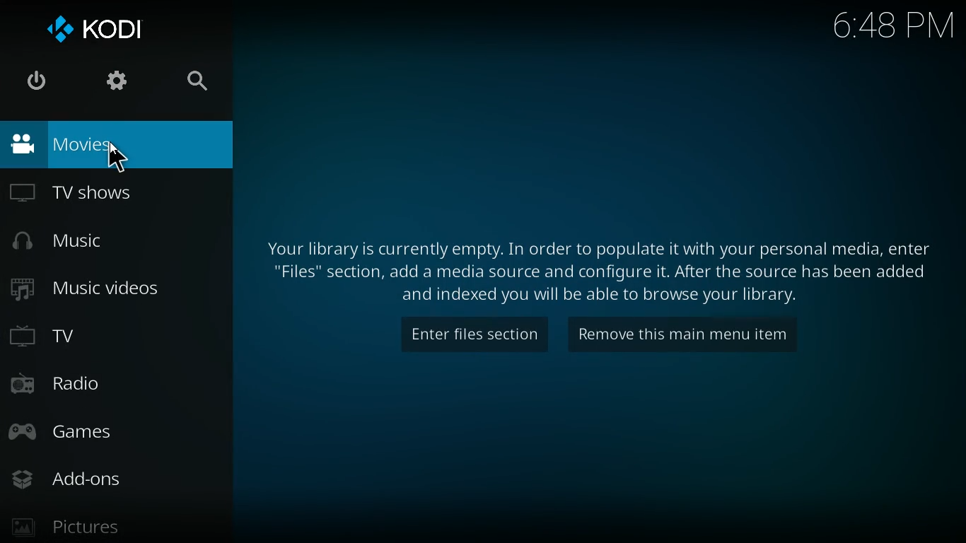  What do you see at coordinates (115, 433) in the screenshot?
I see `games` at bounding box center [115, 433].